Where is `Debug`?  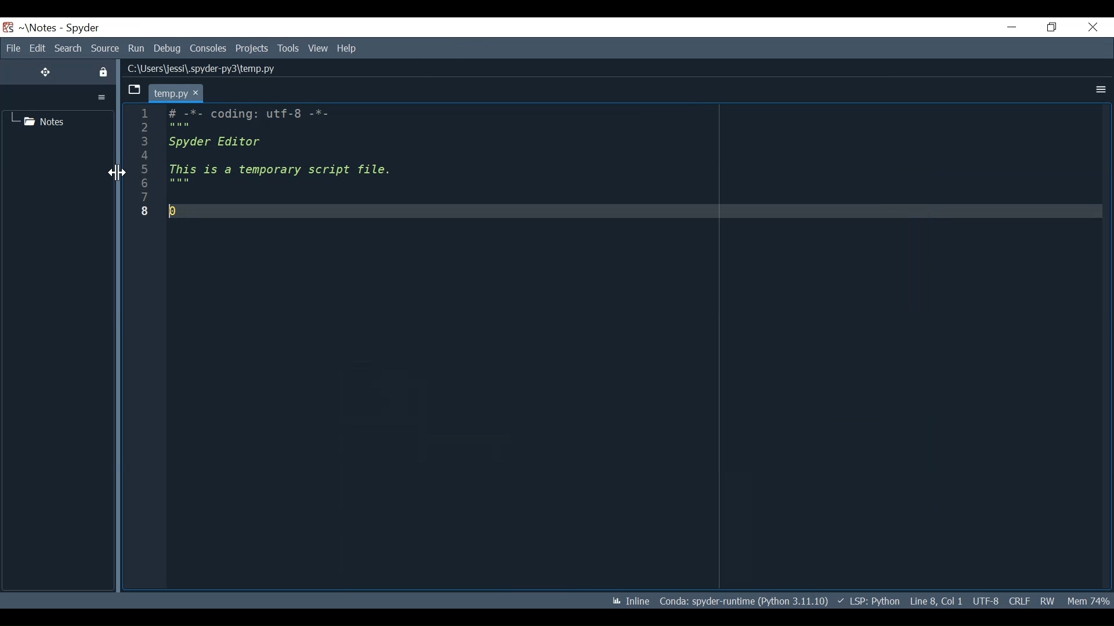
Debug is located at coordinates (168, 49).